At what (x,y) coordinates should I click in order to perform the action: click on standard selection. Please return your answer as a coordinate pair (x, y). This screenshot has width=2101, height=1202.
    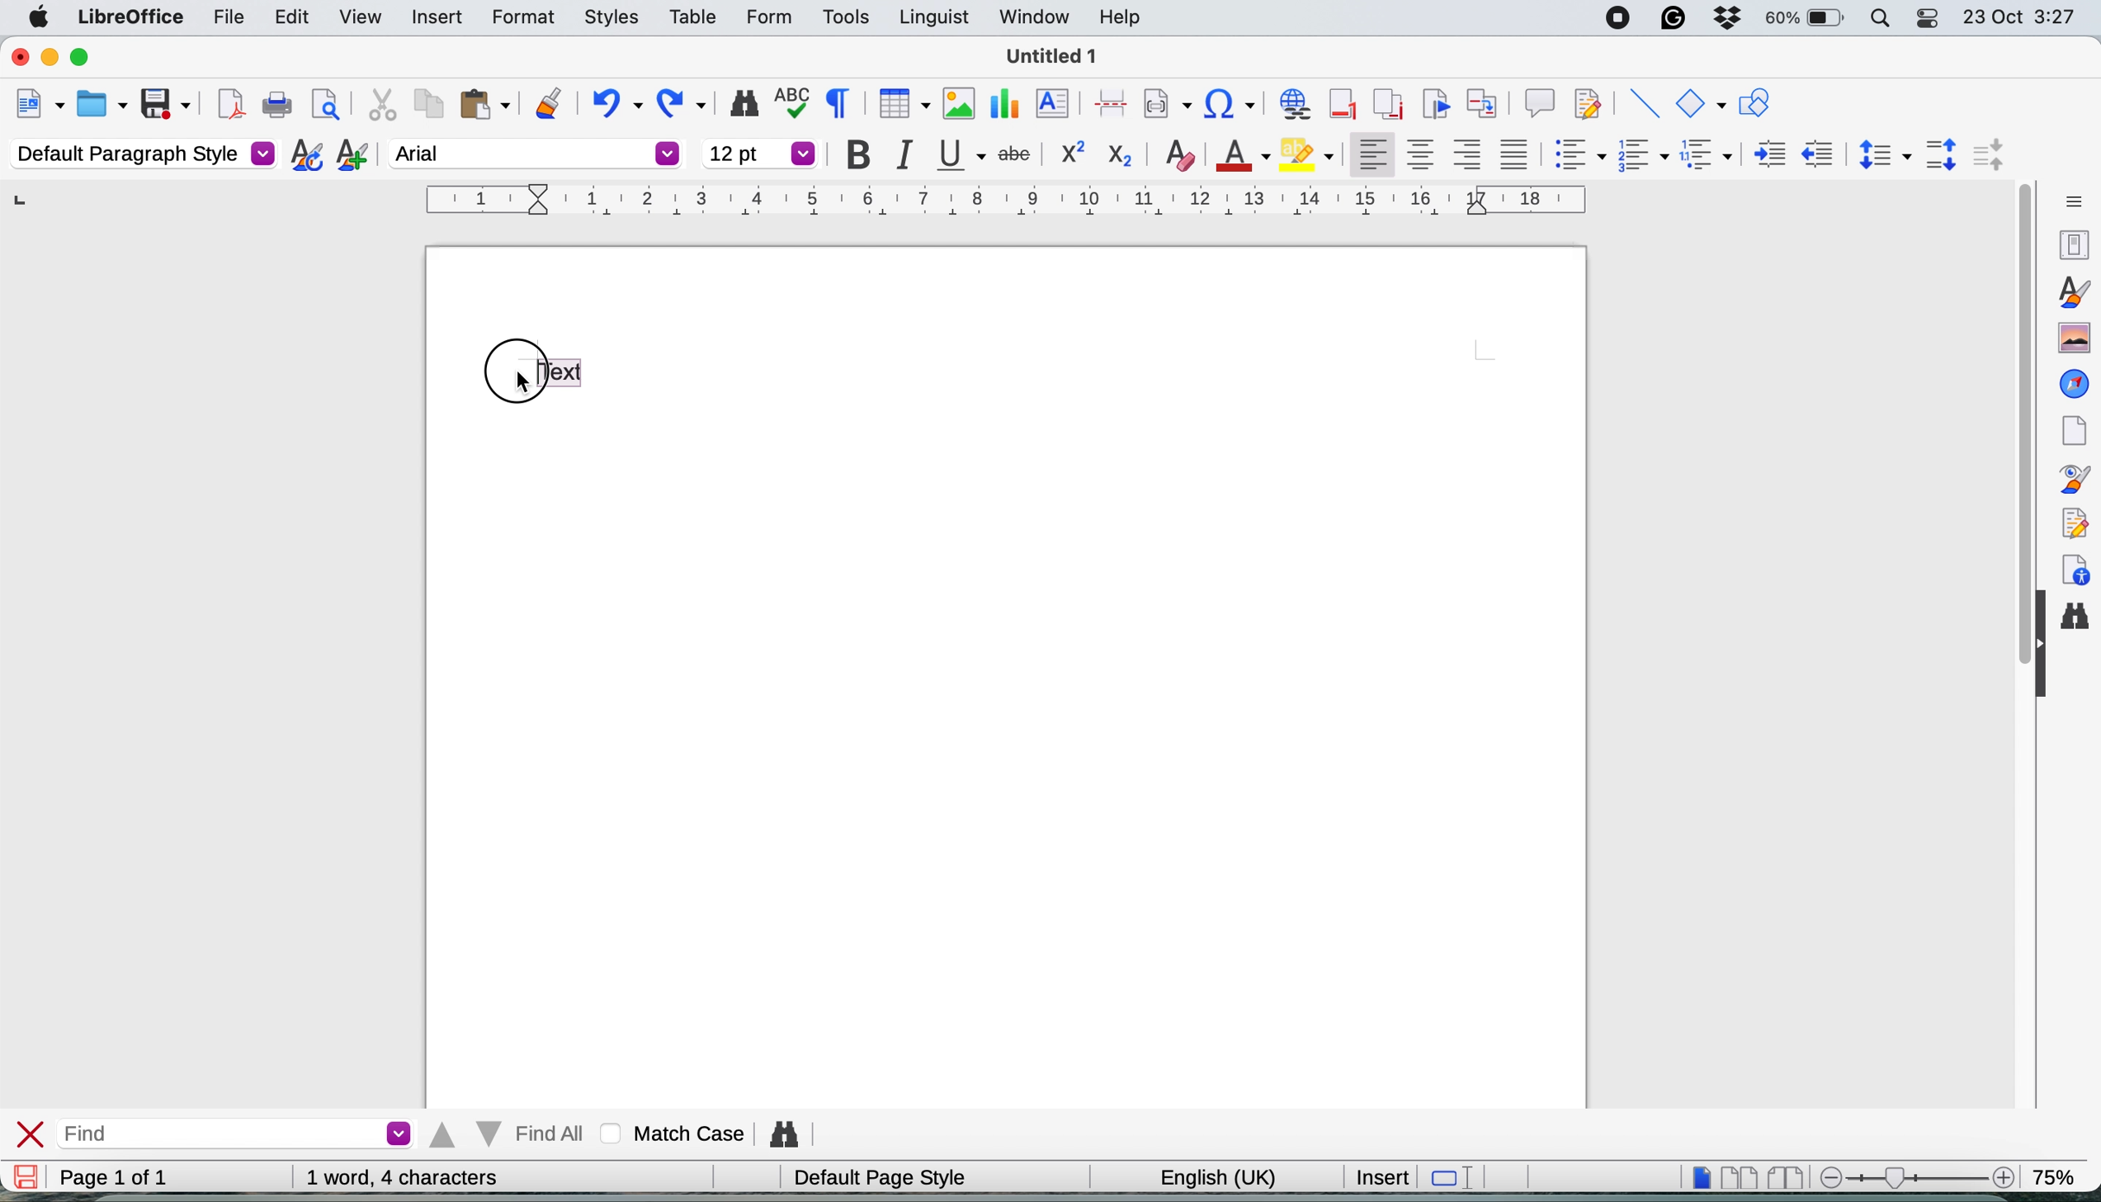
    Looking at the image, I should click on (1449, 1176).